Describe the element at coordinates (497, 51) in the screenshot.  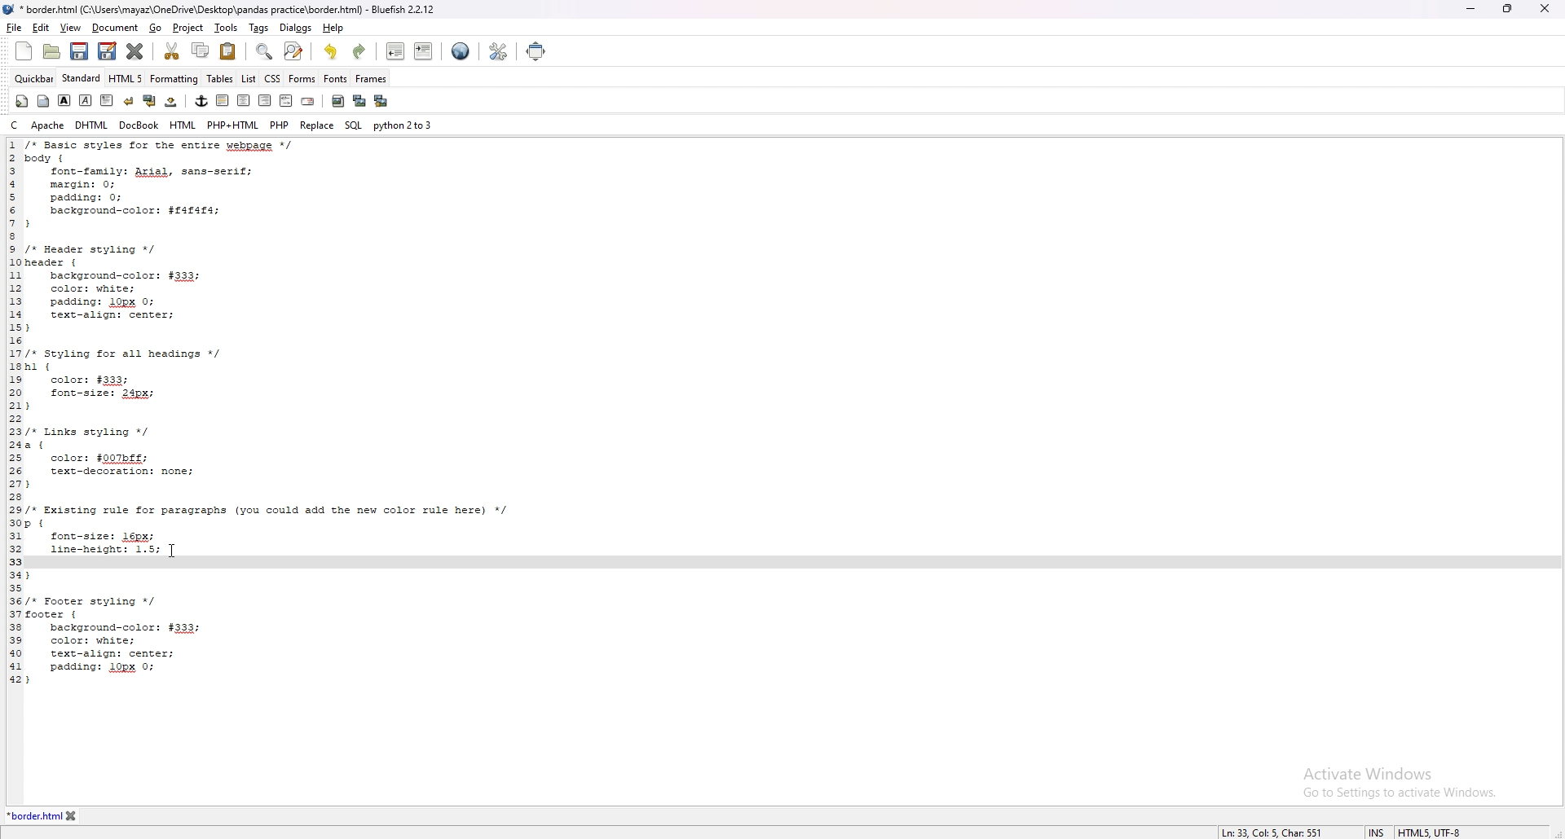
I see `edit preference` at that location.